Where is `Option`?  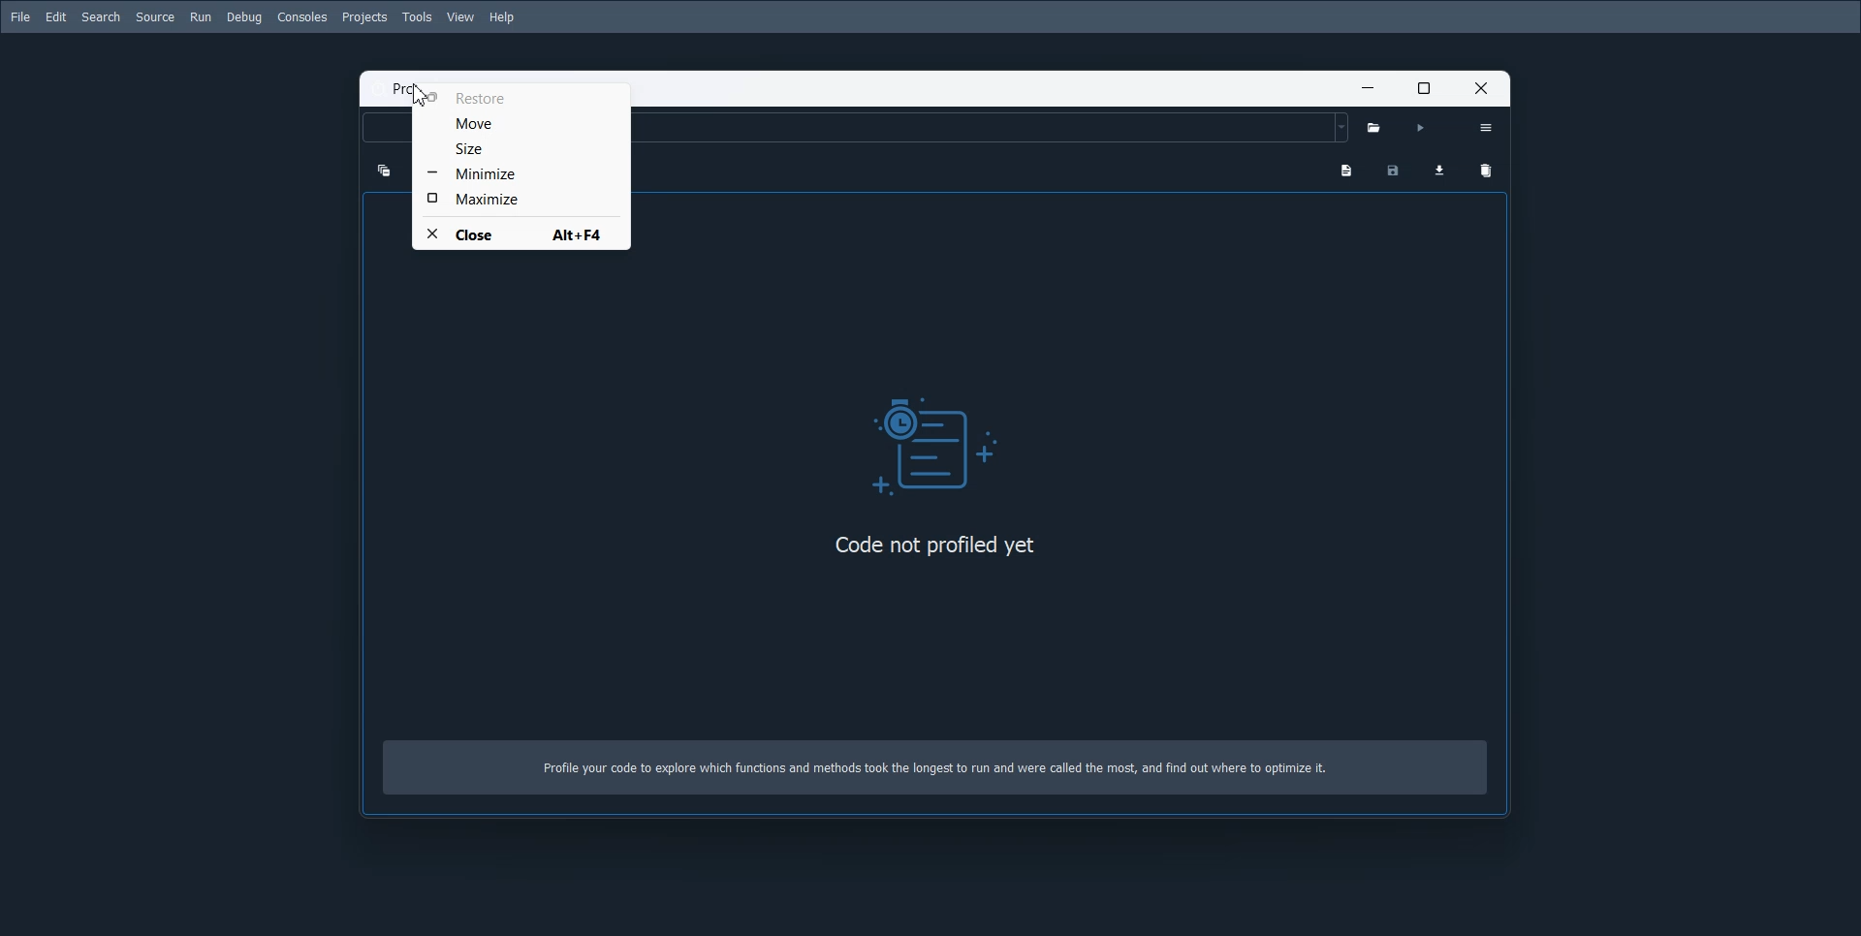 Option is located at coordinates (1485, 127).